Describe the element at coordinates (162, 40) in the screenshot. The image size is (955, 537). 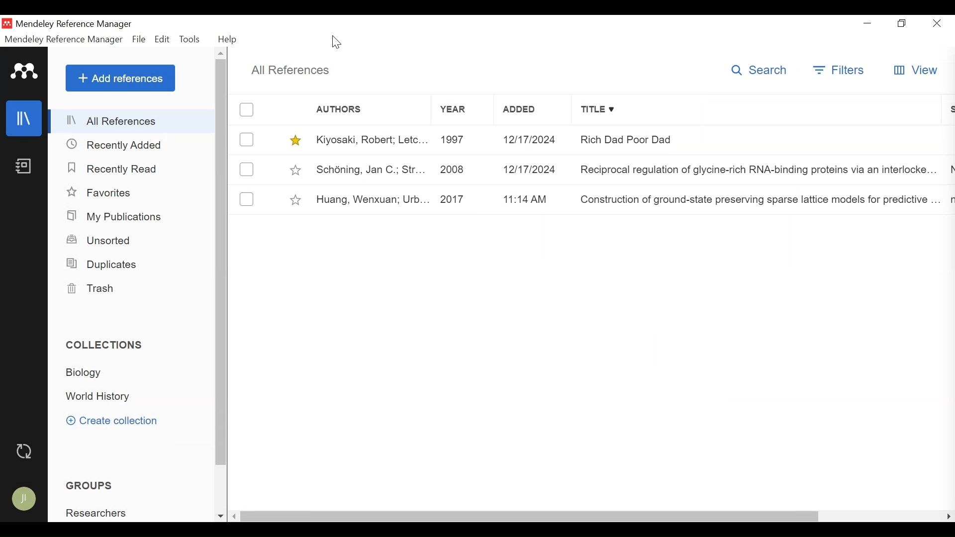
I see `Edit` at that location.